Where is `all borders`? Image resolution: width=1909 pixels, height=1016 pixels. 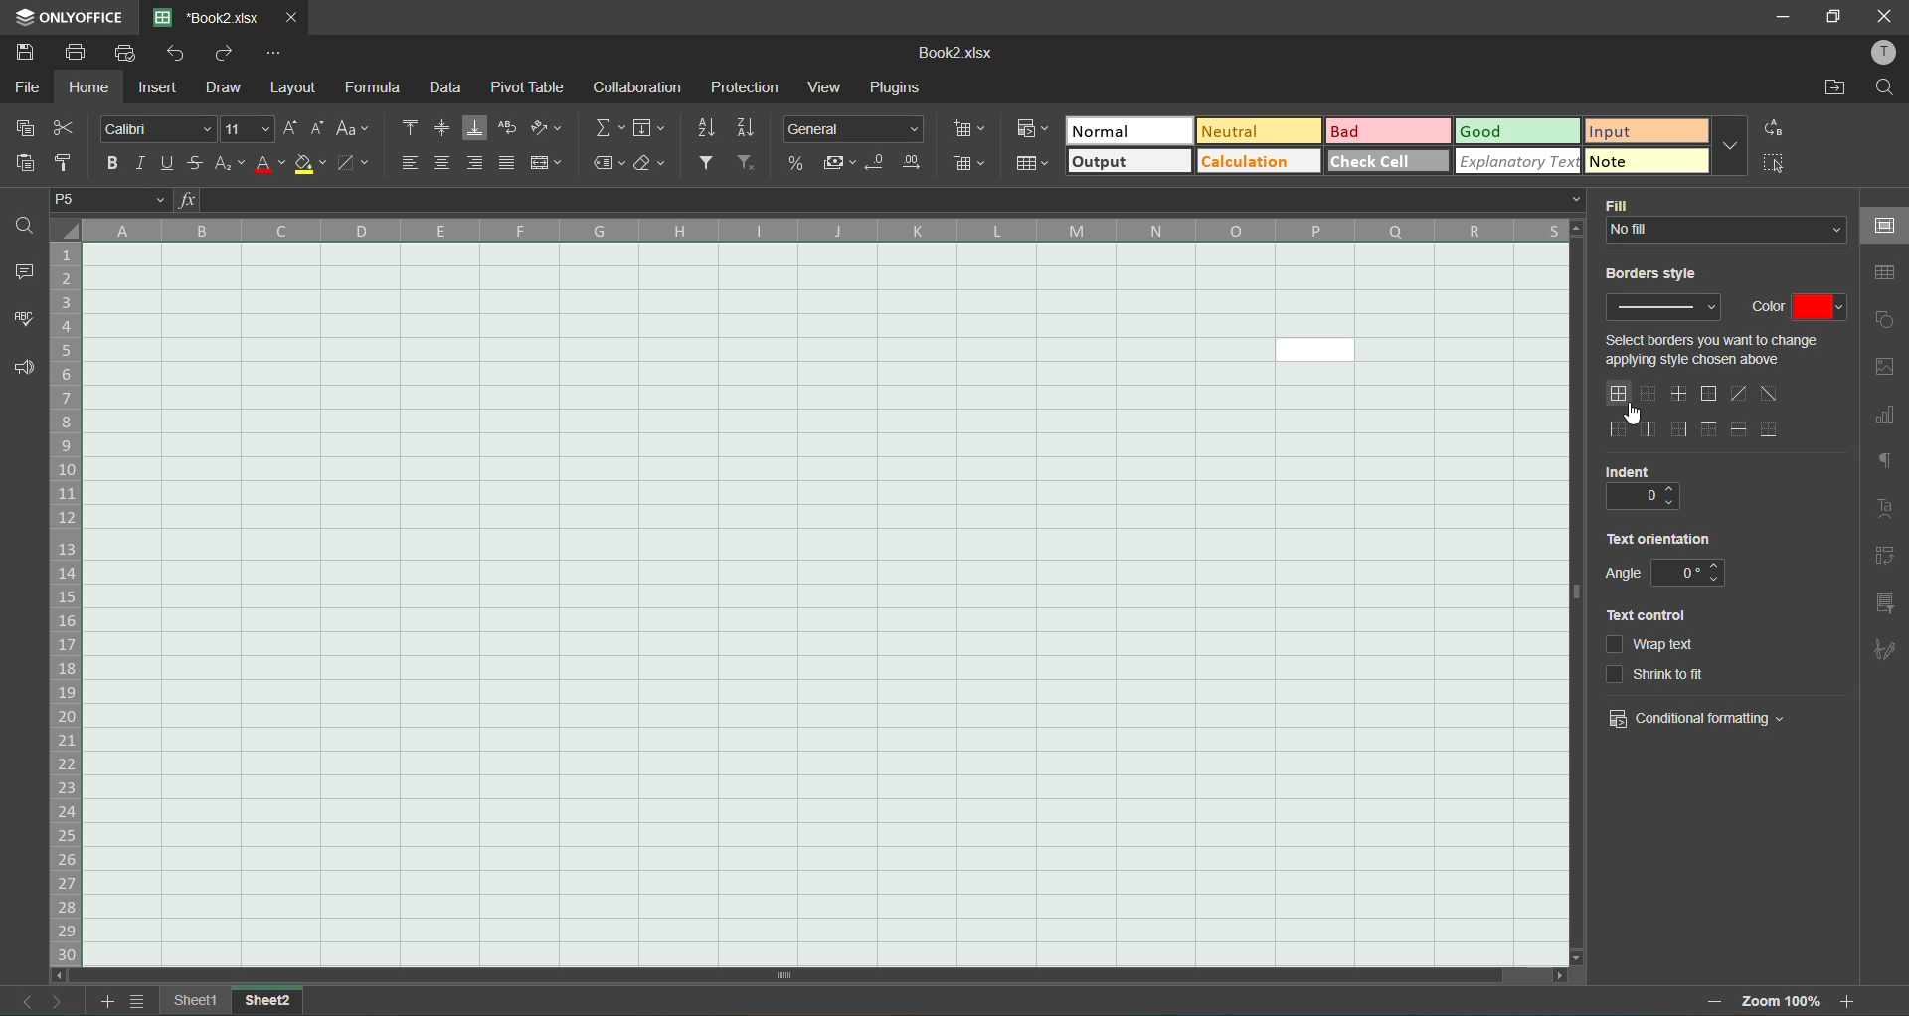
all borders is located at coordinates (1621, 394).